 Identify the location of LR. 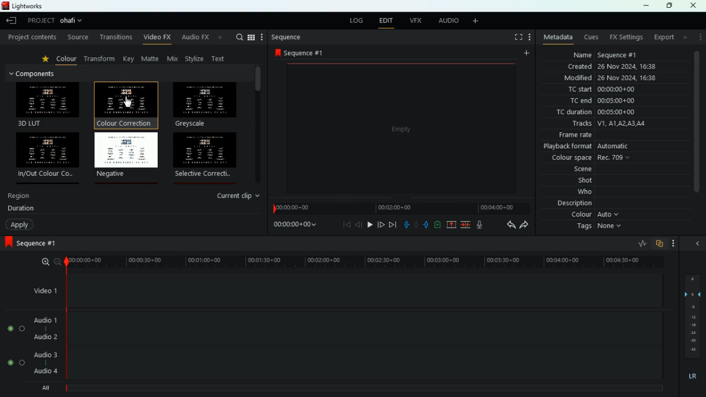
(692, 377).